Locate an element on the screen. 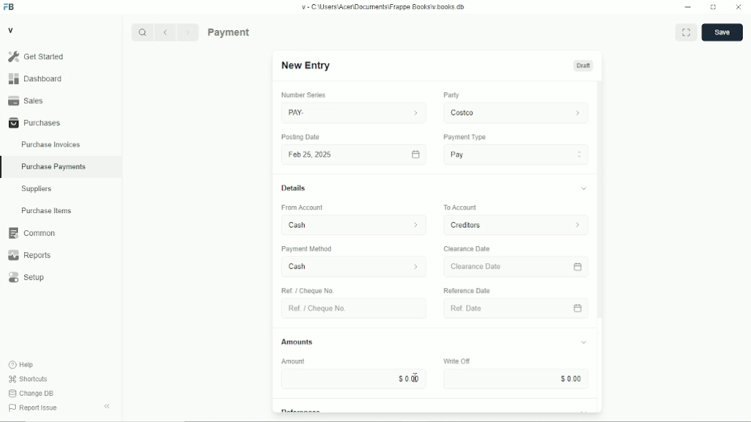  Amount is located at coordinates (299, 362).